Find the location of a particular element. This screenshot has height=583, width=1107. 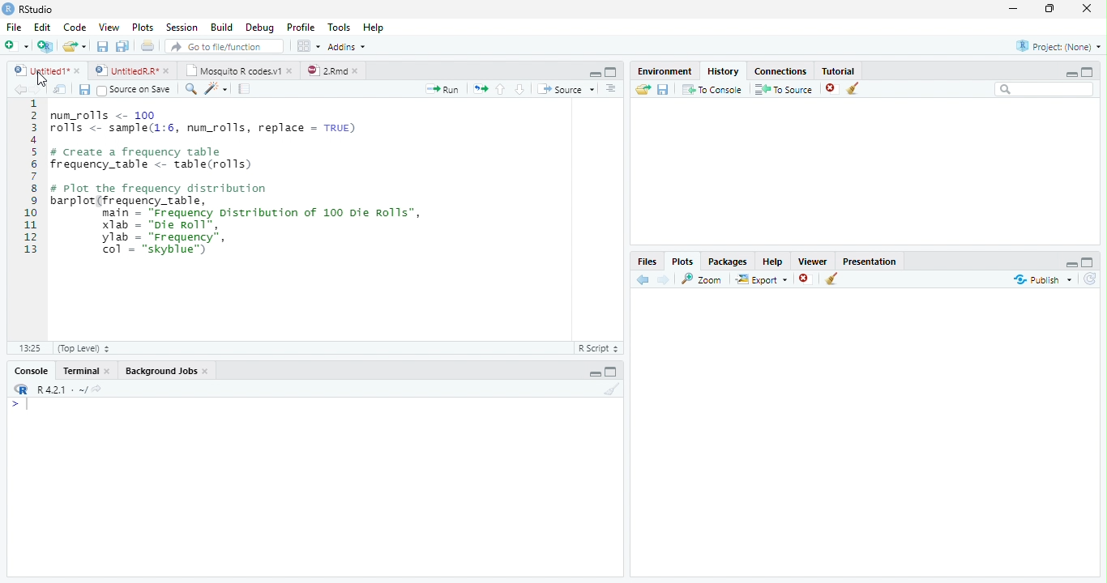

R R421 - ~/ is located at coordinates (56, 389).